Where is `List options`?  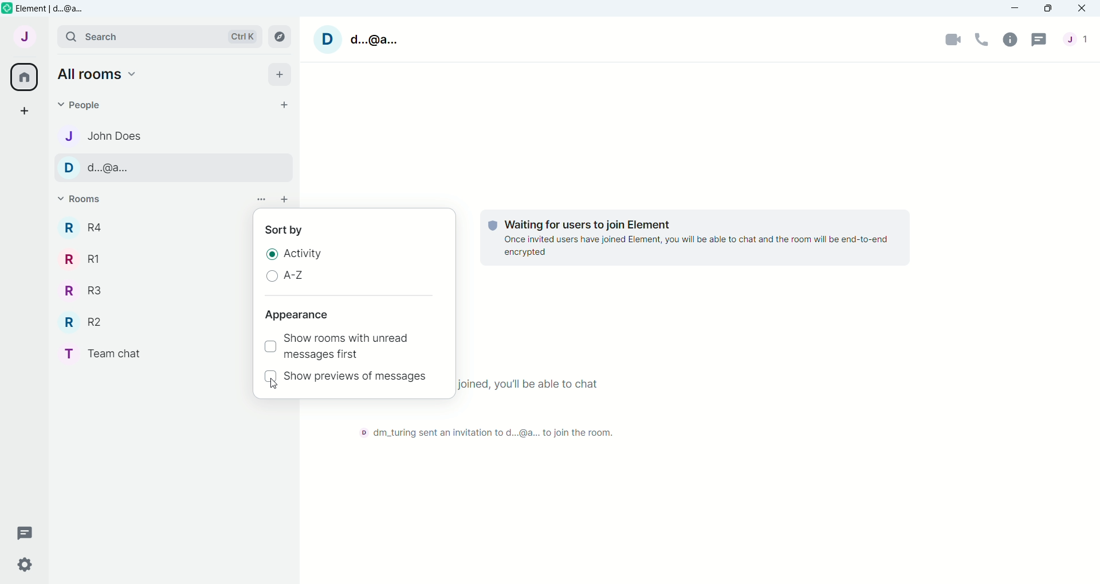 List options is located at coordinates (261, 199).